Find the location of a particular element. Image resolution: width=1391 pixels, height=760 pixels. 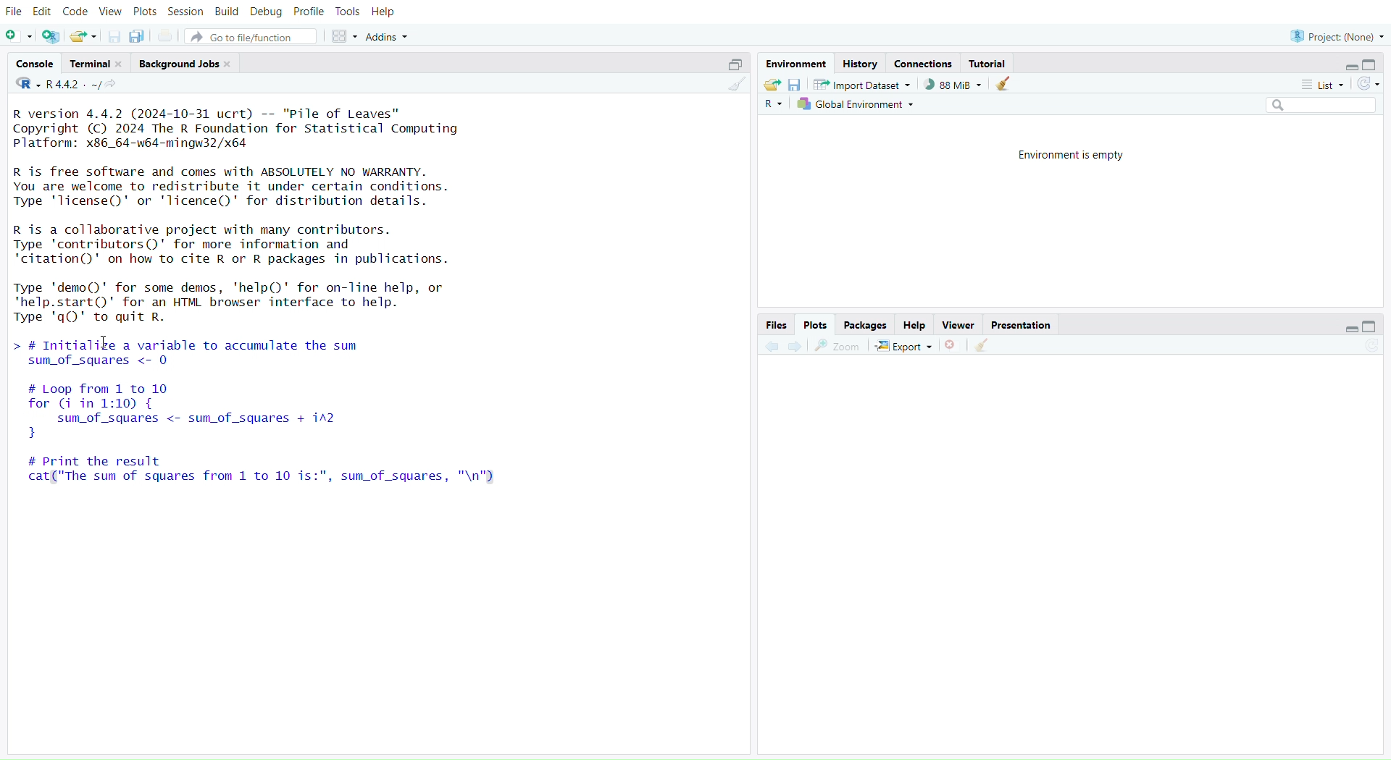

Type 'demo()' for some demos, 'help()' for on-line help, orhelp.start()' for an HTML browser interface to help.Type 'q() to quit R. is located at coordinates (241, 303).